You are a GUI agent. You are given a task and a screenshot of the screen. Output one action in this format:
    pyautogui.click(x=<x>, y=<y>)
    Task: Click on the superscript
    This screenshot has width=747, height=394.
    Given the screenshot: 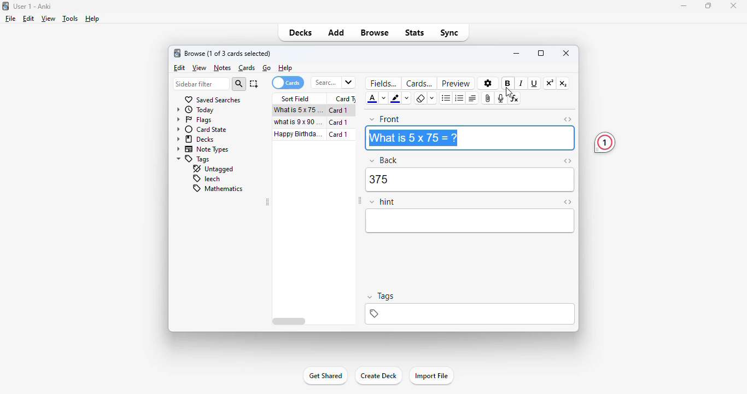 What is the action you would take?
    pyautogui.click(x=550, y=83)
    